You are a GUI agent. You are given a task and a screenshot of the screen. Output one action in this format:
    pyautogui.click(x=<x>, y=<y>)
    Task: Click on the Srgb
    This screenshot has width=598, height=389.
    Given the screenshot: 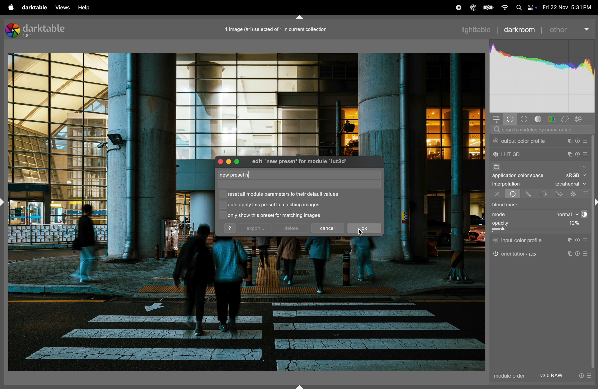 What is the action you would take?
    pyautogui.click(x=576, y=176)
    